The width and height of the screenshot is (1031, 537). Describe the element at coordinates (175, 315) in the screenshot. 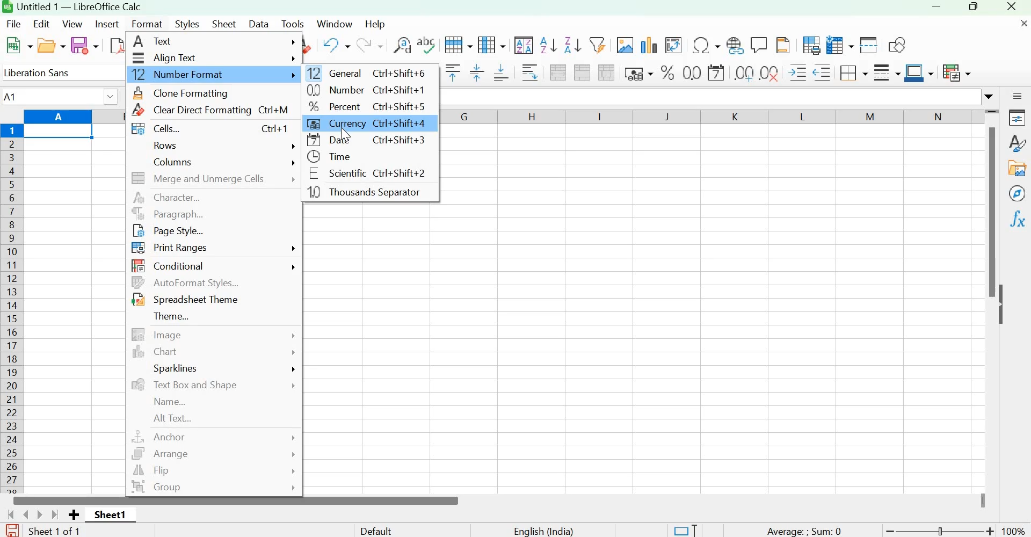

I see `Theme` at that location.